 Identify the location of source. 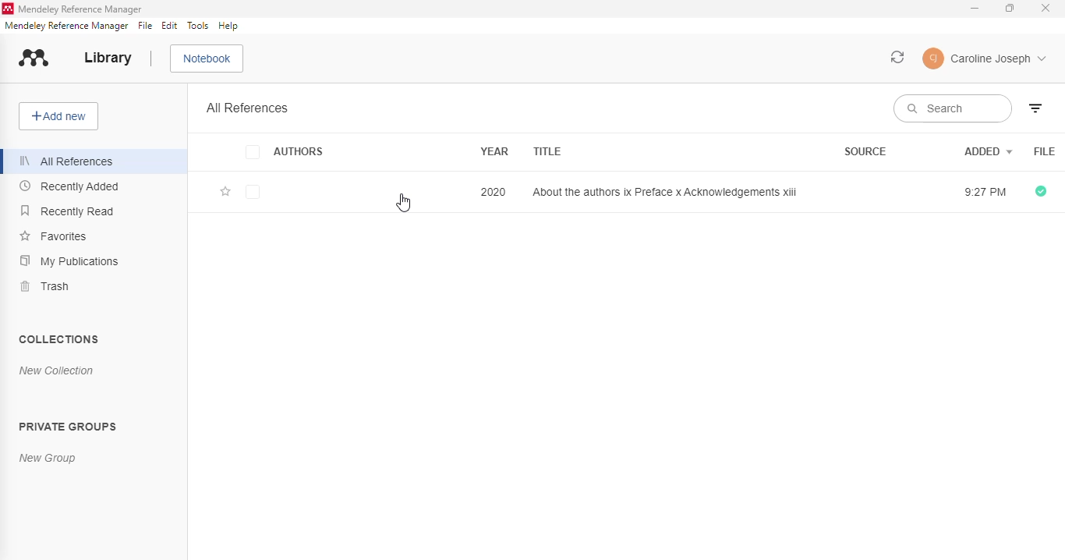
(865, 151).